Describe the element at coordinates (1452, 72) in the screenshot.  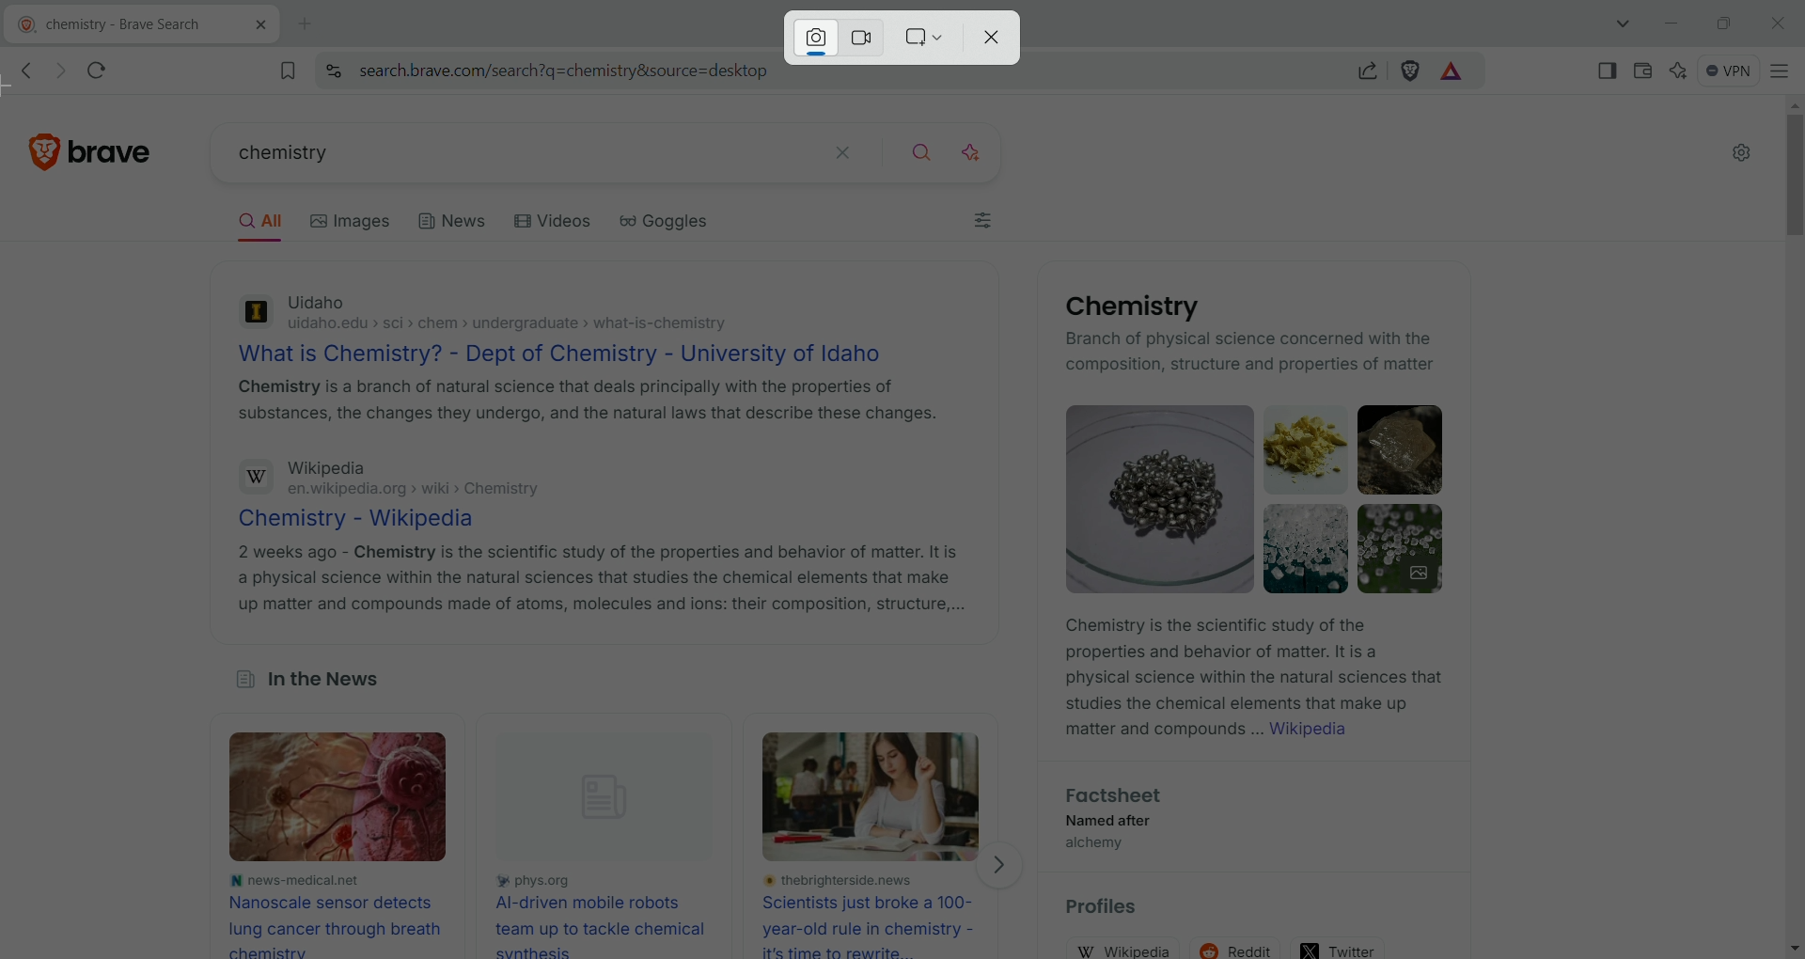
I see `brave rewards` at that location.